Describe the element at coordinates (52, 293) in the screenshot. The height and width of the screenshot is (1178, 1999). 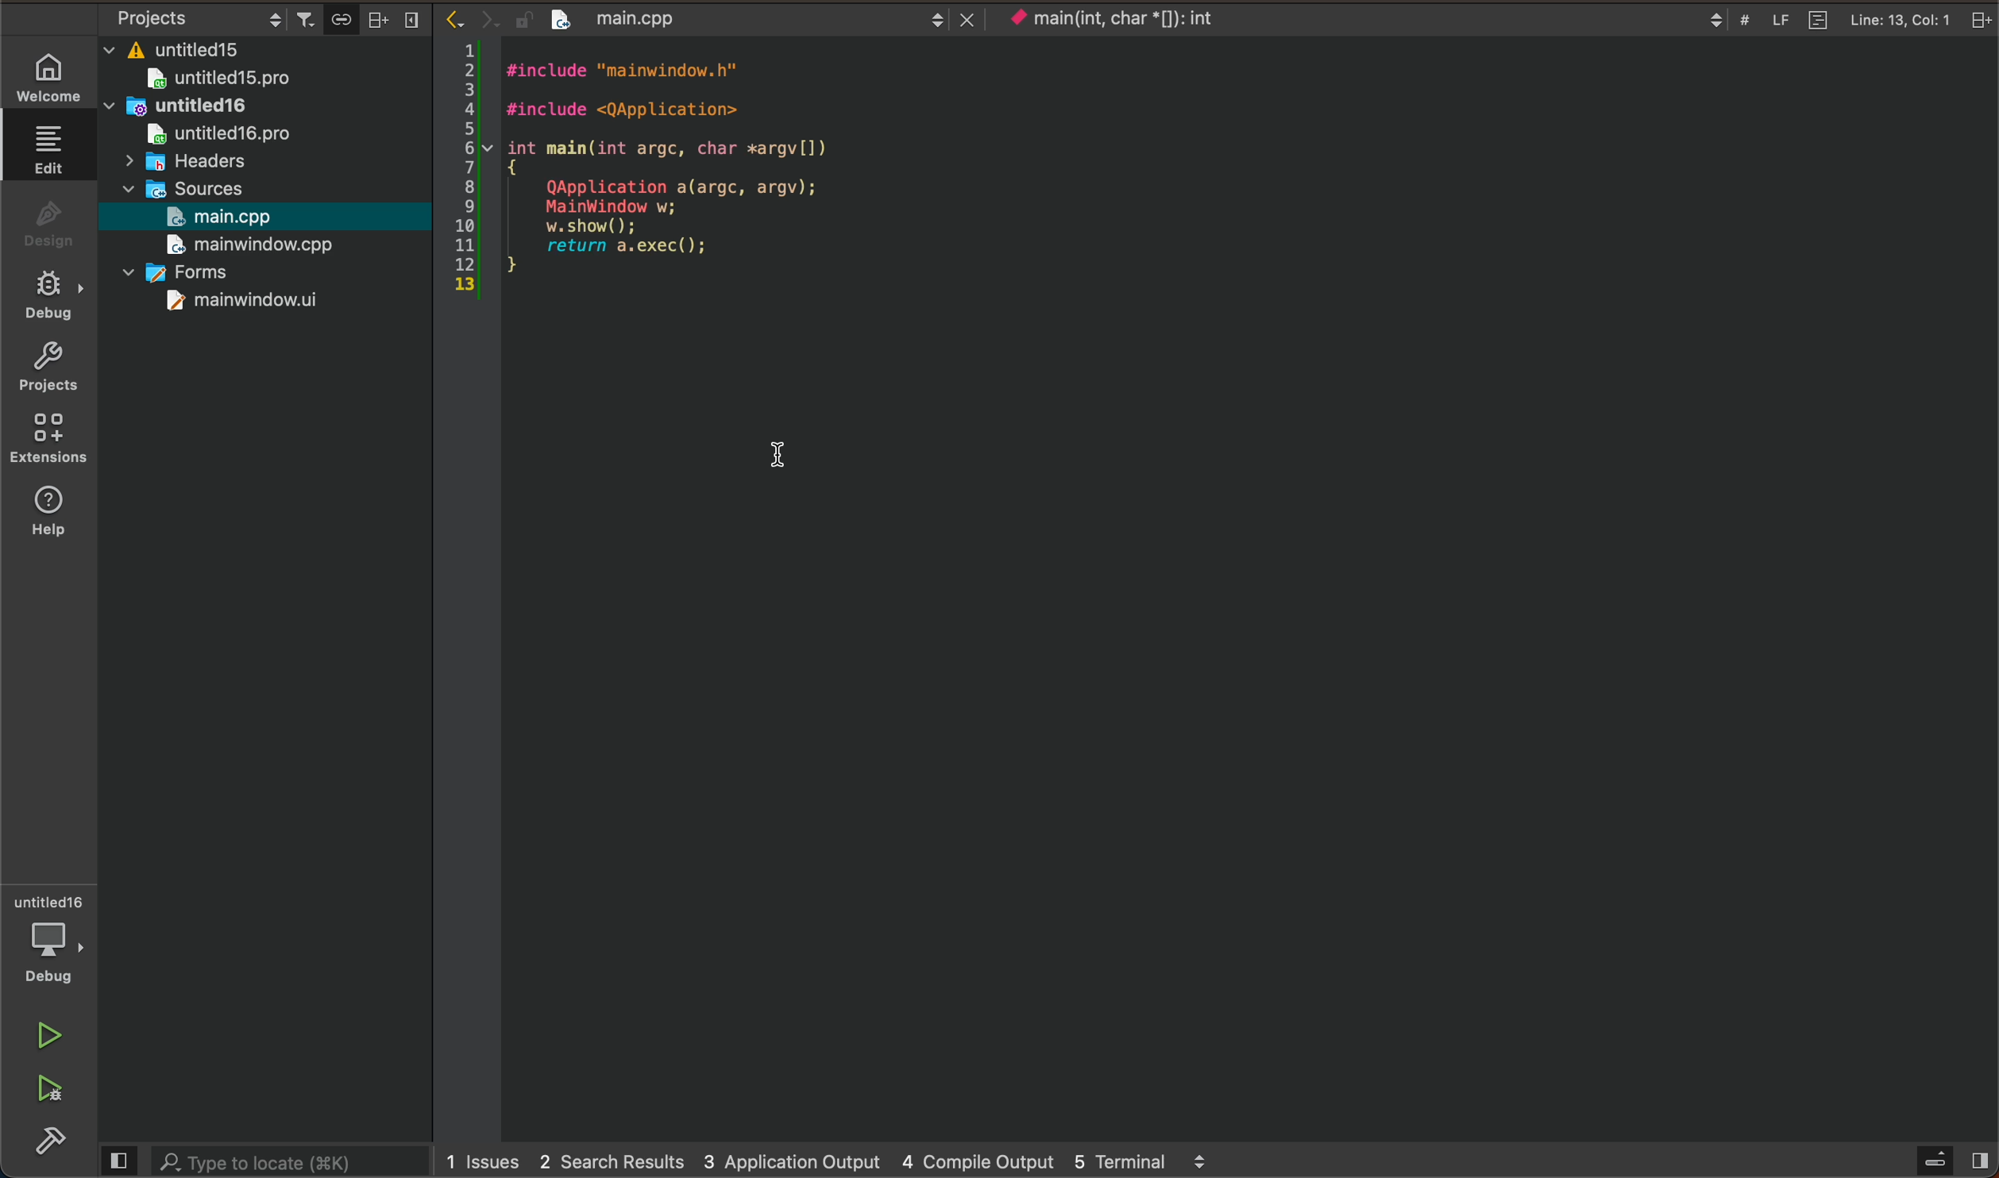
I see `debug` at that location.